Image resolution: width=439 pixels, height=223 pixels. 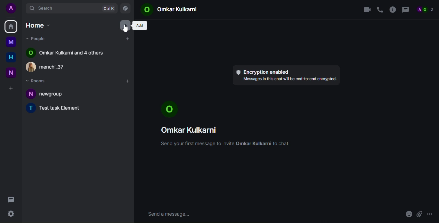 What do you see at coordinates (37, 80) in the screenshot?
I see `rooms` at bounding box center [37, 80].